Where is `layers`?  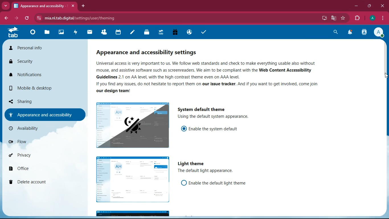 layers is located at coordinates (146, 33).